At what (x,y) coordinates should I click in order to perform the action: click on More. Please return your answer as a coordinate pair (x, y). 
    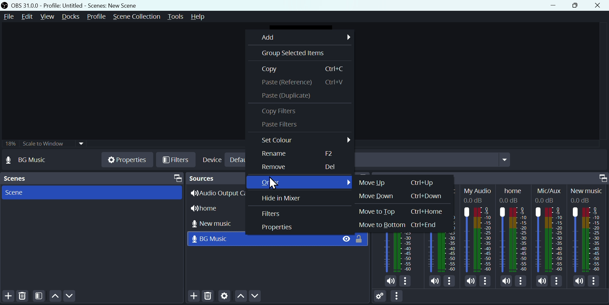
    Looking at the image, I should click on (486, 282).